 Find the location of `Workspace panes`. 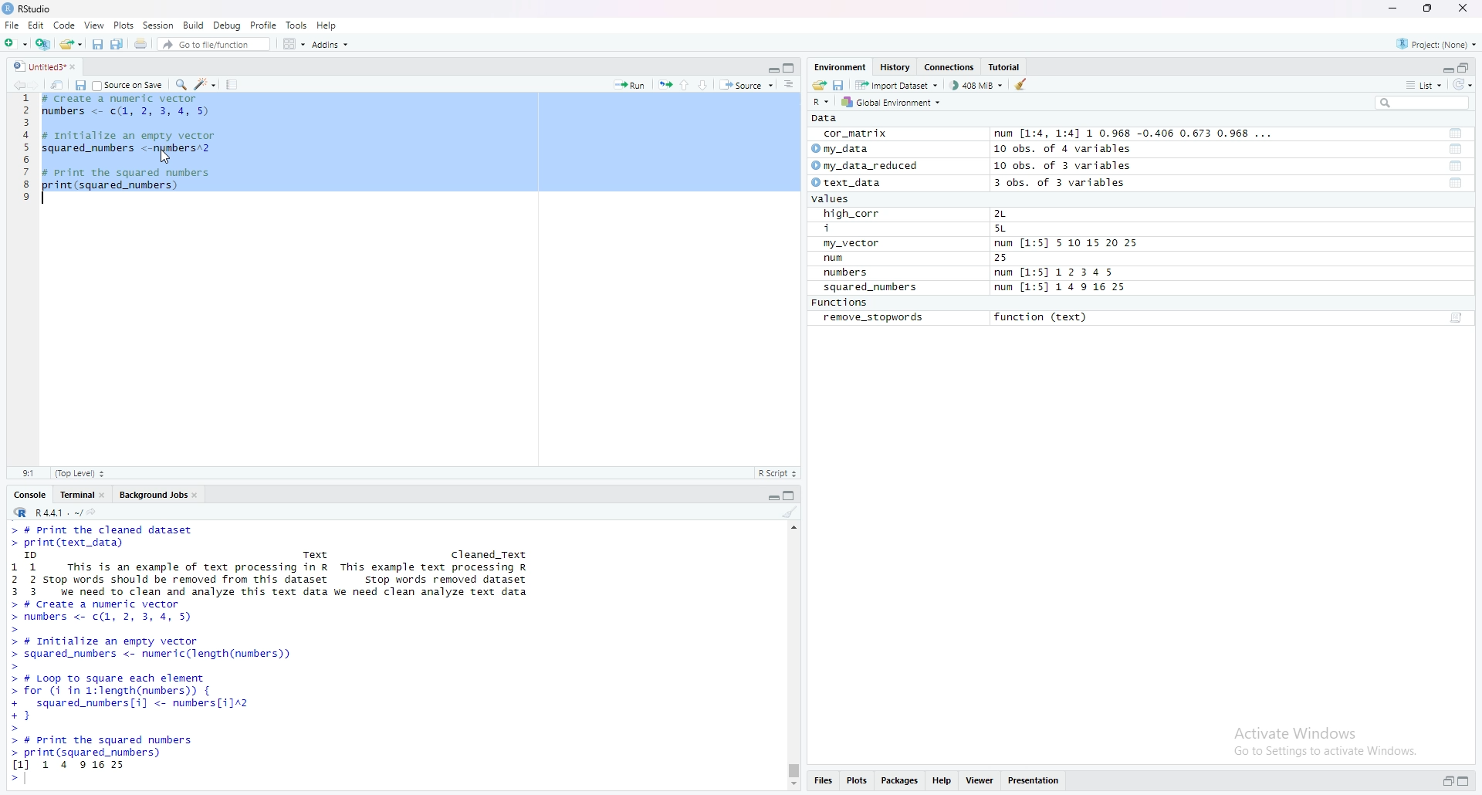

Workspace panes is located at coordinates (293, 43).